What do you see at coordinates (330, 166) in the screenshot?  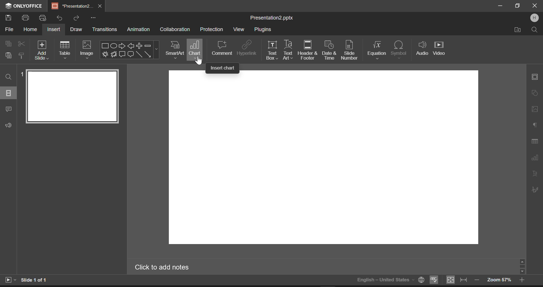 I see `Slide Workspace` at bounding box center [330, 166].